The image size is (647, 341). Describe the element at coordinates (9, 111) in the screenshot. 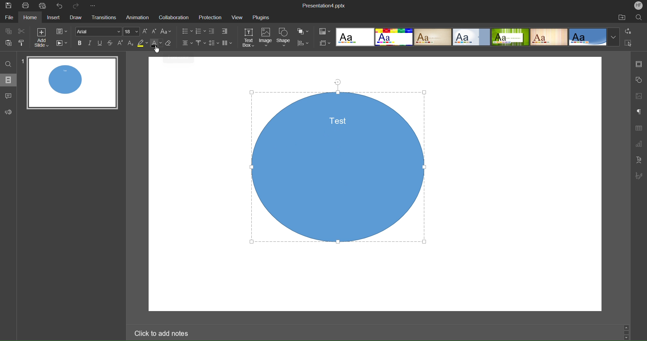

I see `Feedback and Support` at that location.